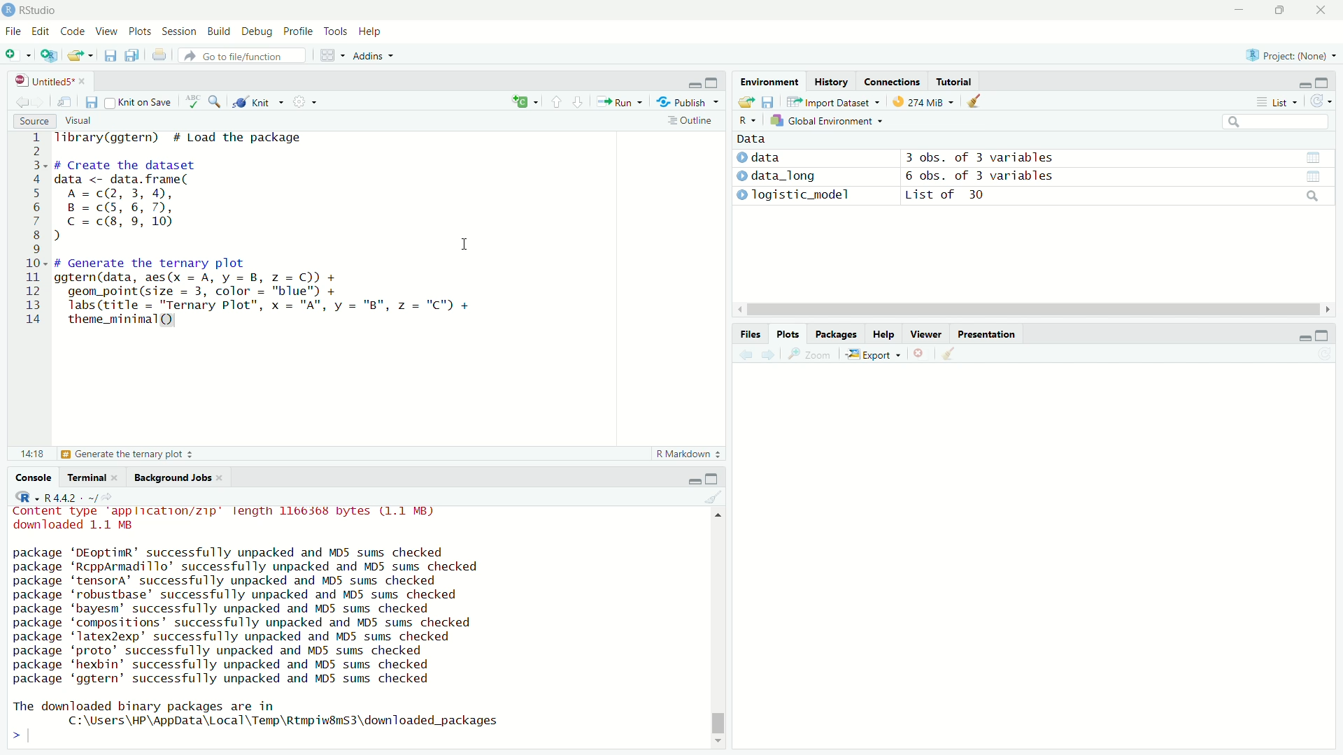  I want to click on export, so click(83, 56).